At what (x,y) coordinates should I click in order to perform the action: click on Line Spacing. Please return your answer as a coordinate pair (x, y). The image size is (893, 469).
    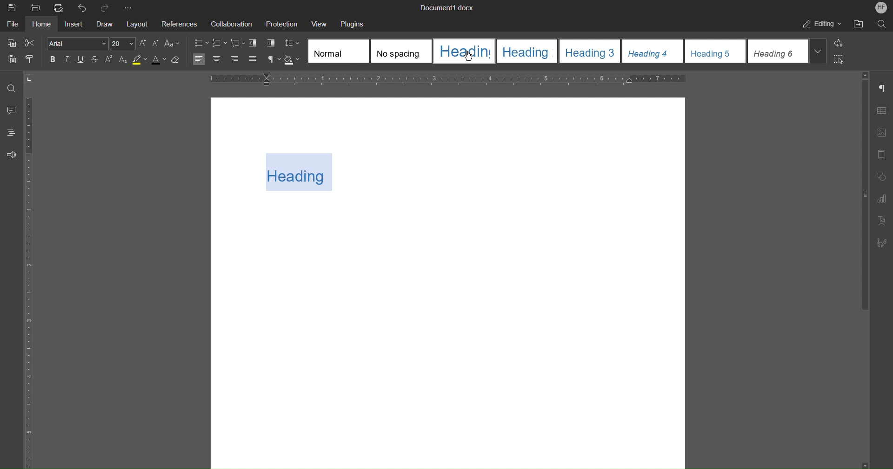
    Looking at the image, I should click on (292, 44).